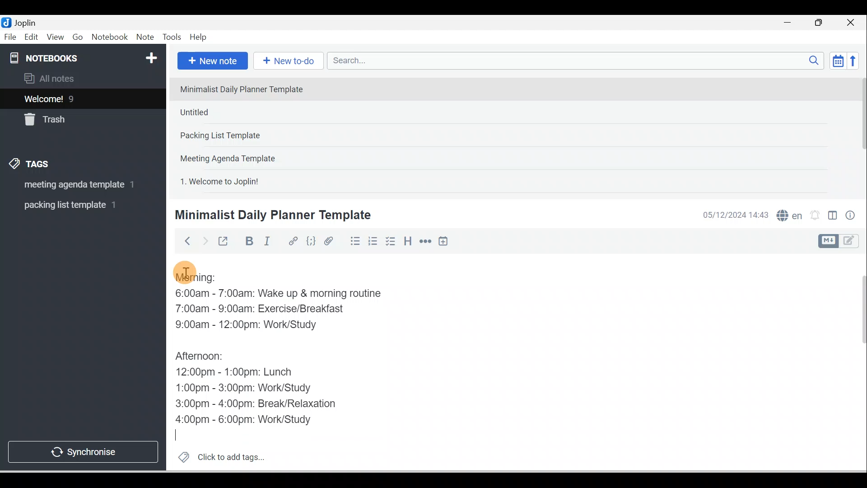 The image size is (867, 488). What do you see at coordinates (822, 23) in the screenshot?
I see `Maximise` at bounding box center [822, 23].